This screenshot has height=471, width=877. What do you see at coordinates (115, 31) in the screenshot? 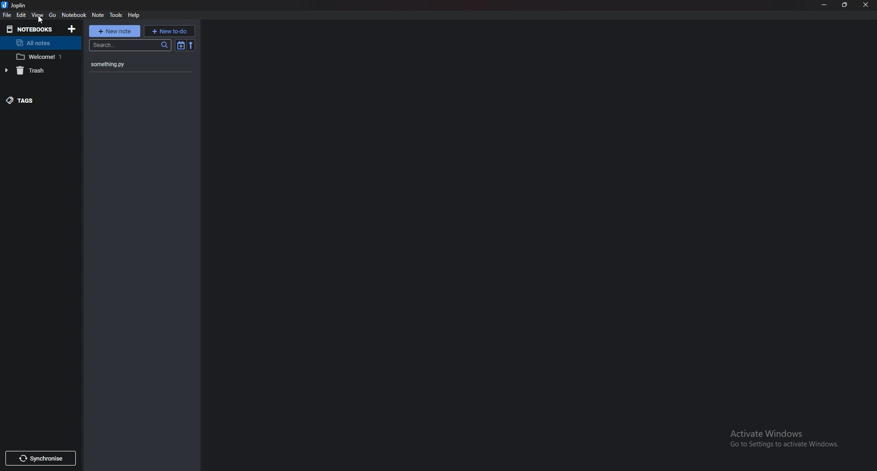
I see `New note` at bounding box center [115, 31].